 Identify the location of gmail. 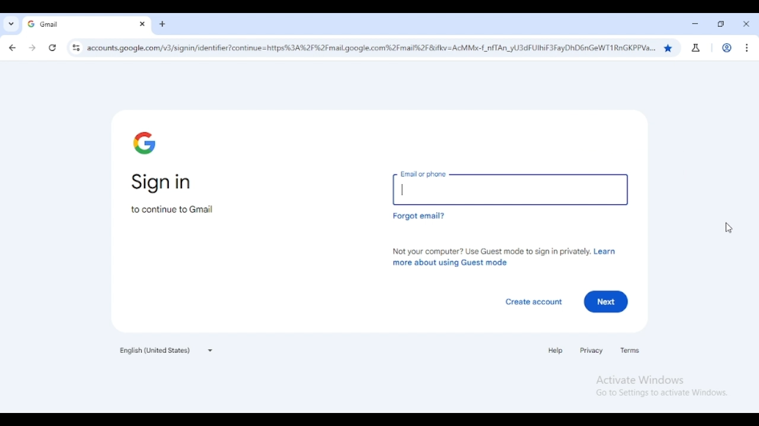
(75, 24).